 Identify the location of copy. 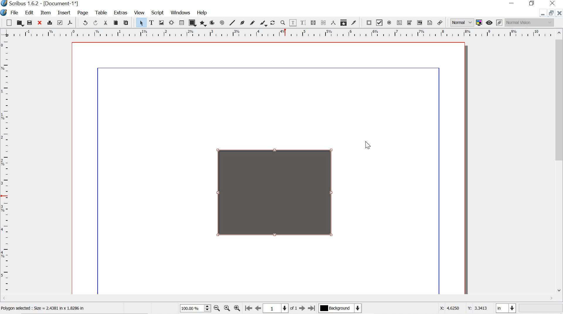
(116, 23).